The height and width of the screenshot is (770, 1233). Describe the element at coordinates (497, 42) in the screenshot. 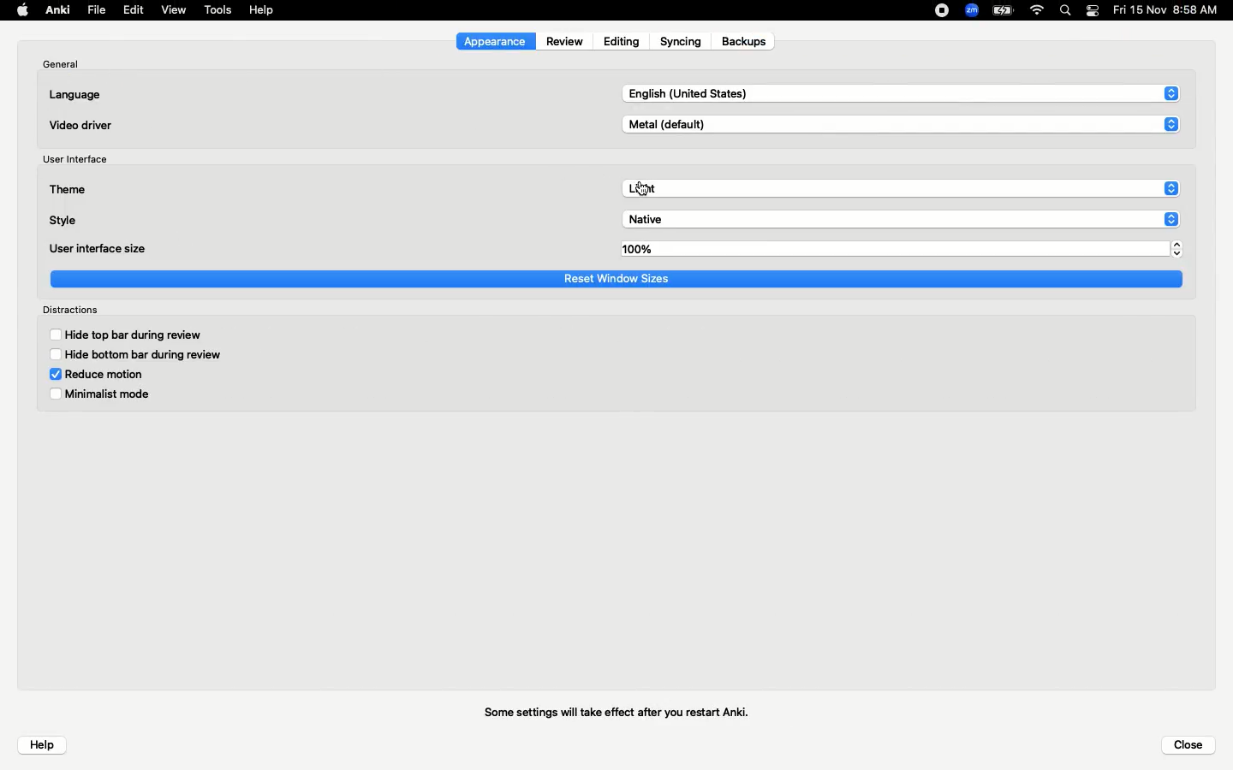

I see `Appearance` at that location.